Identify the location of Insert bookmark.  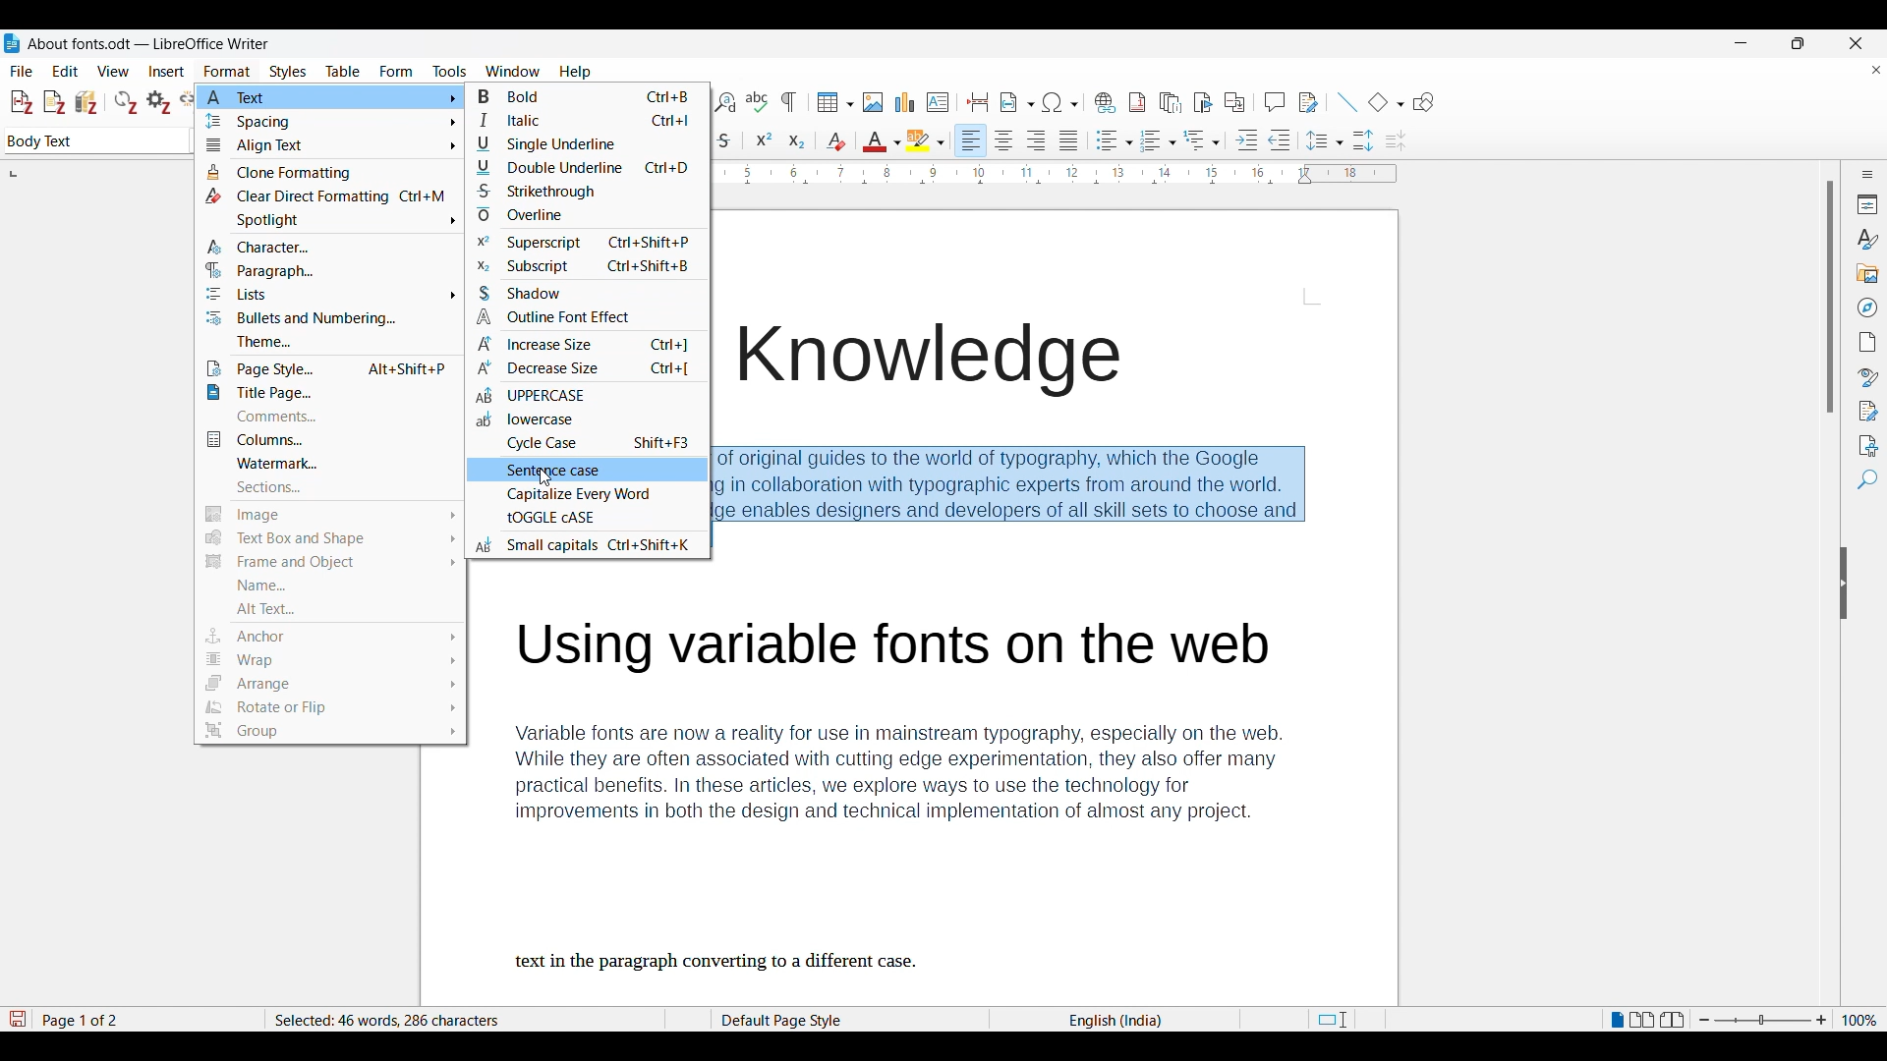
(1203, 103).